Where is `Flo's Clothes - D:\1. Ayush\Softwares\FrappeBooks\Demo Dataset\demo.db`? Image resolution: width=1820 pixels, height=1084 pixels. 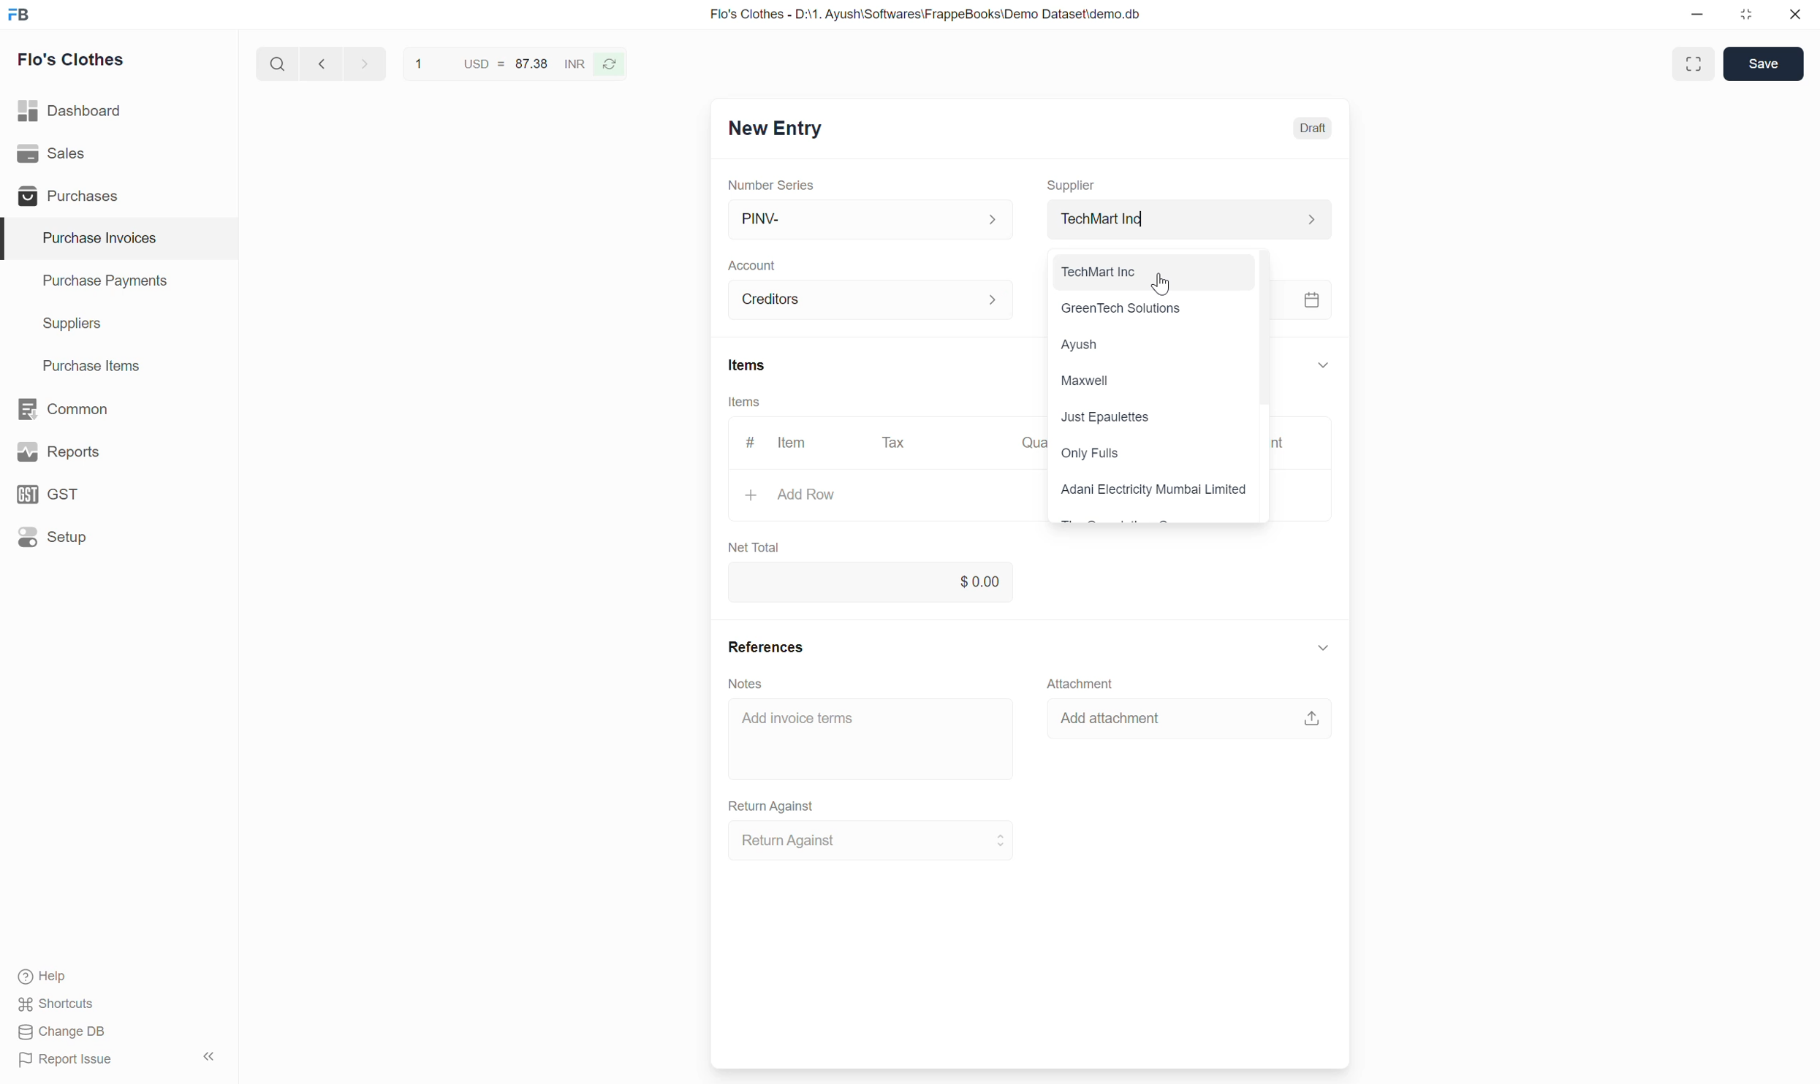 Flo's Clothes - D:\1. Ayush\Softwares\FrappeBooks\Demo Dataset\demo.db is located at coordinates (924, 15).